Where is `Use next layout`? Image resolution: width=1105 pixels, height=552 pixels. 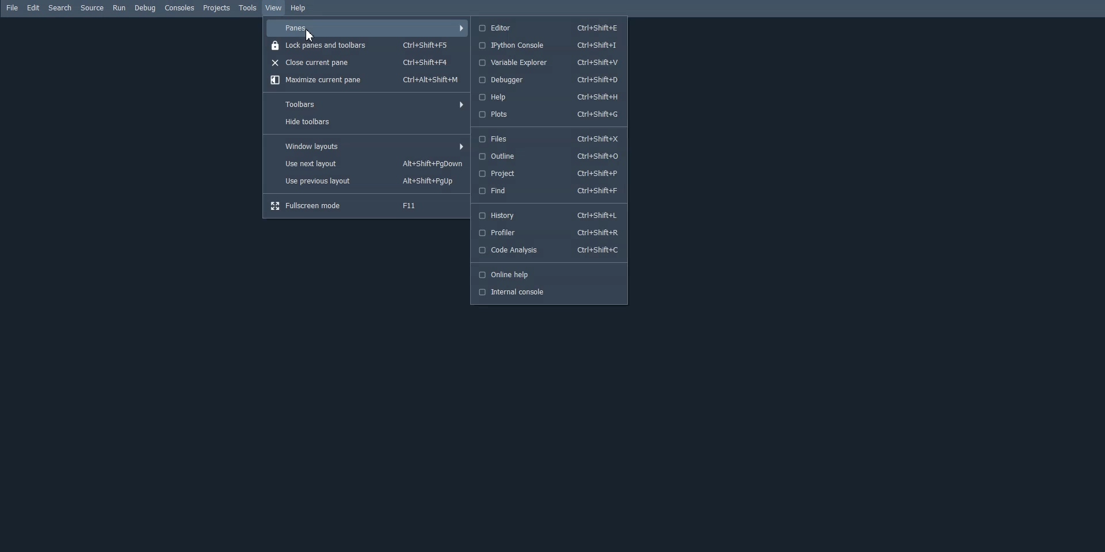
Use next layout is located at coordinates (368, 164).